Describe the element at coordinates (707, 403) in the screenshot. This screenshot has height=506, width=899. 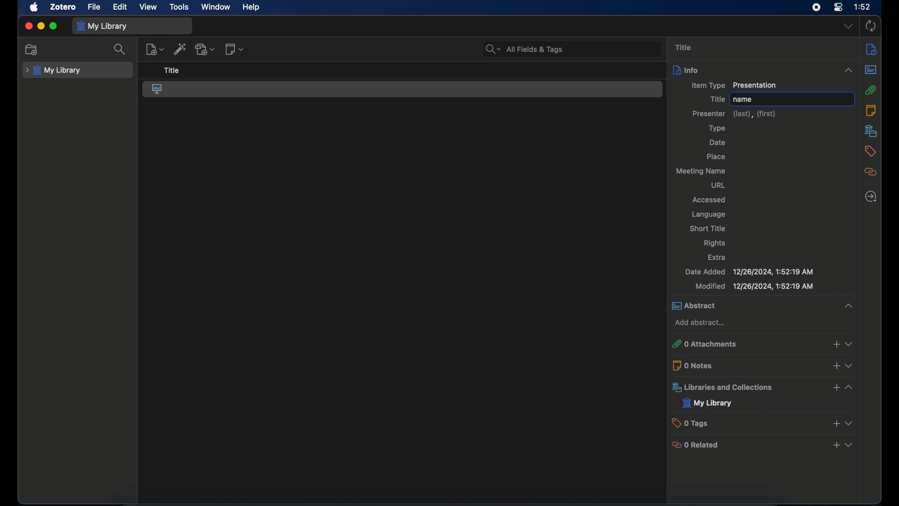
I see `my library` at that location.